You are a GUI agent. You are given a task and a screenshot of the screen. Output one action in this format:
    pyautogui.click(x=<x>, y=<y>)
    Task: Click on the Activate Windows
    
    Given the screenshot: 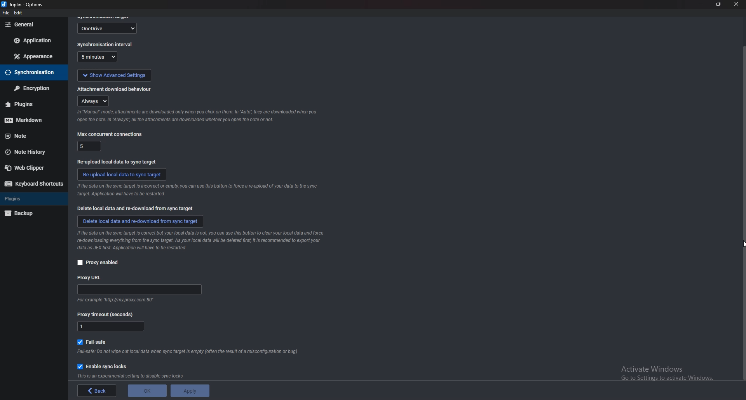 What is the action you would take?
    pyautogui.click(x=664, y=369)
    